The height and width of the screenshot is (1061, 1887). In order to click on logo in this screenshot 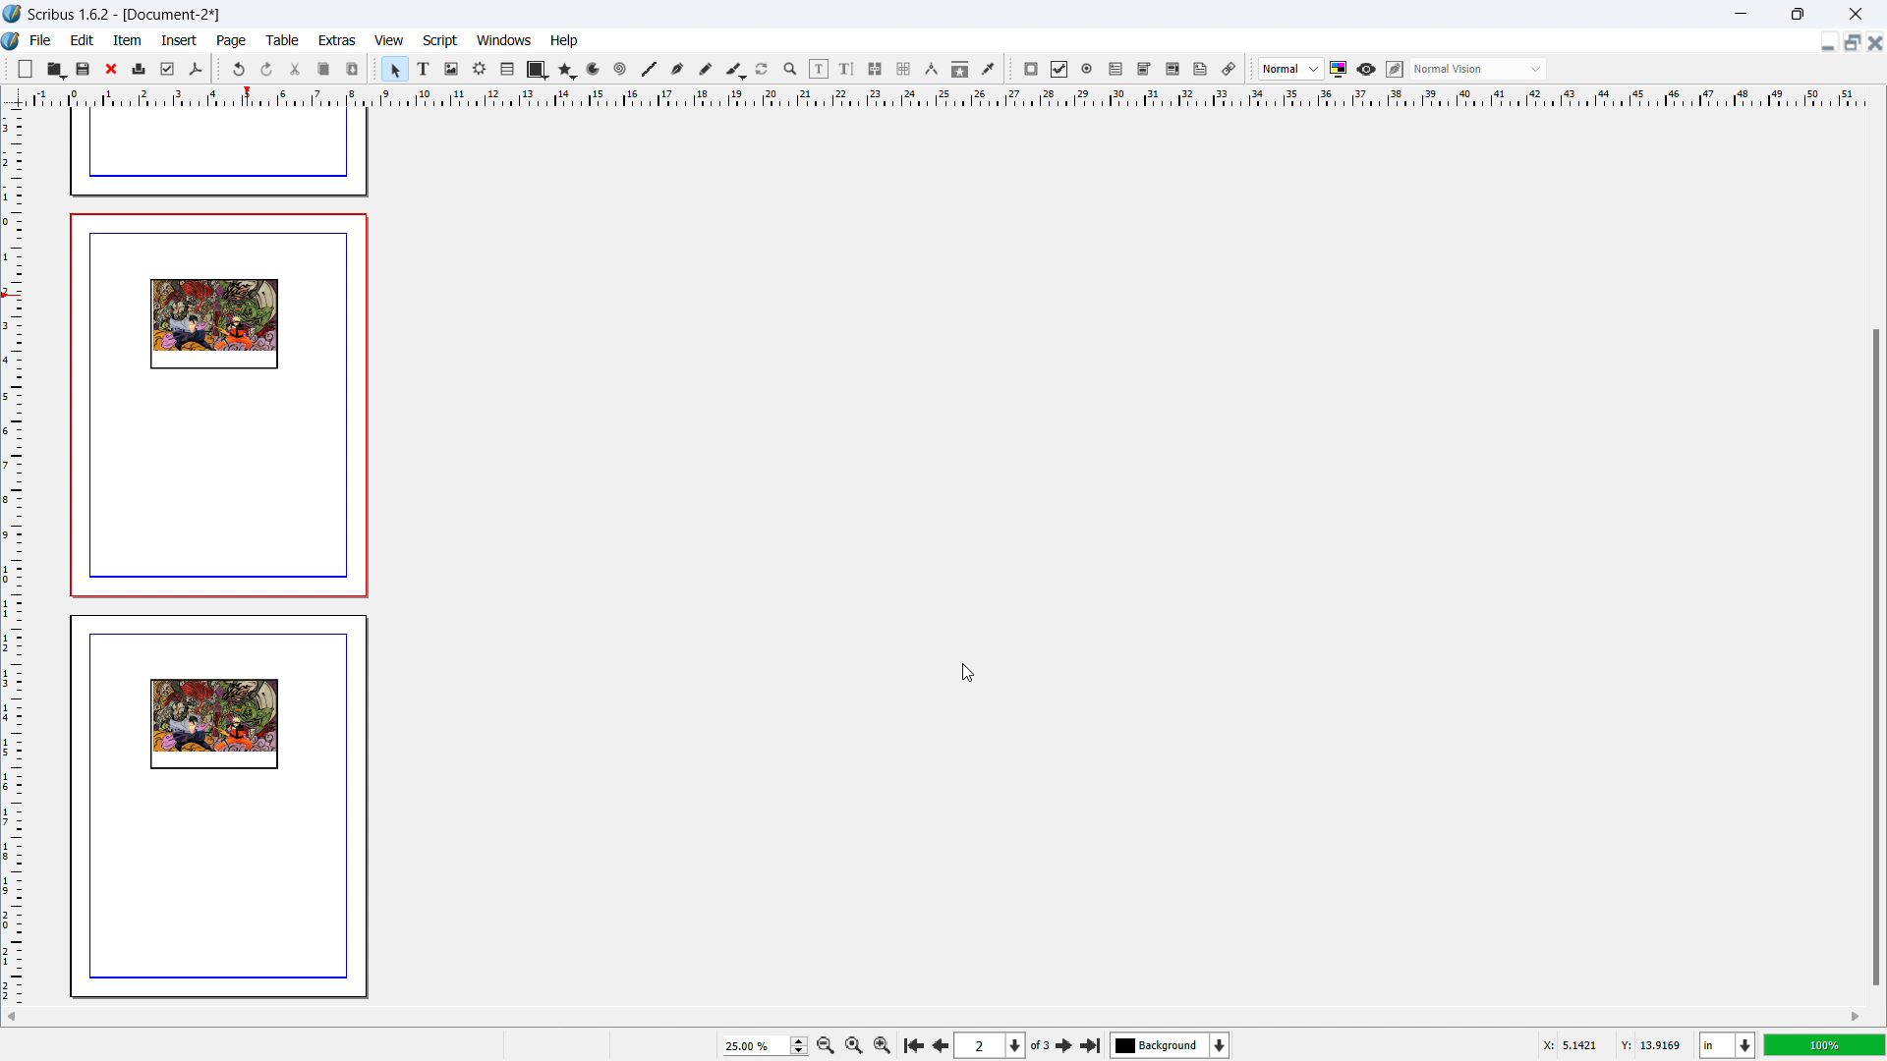, I will do `click(13, 14)`.